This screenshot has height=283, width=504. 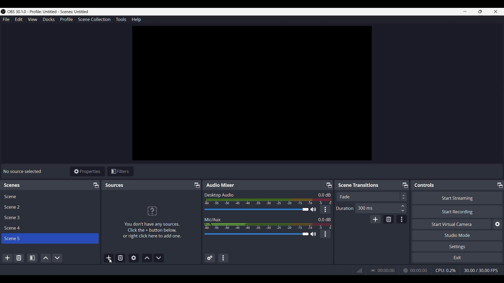 What do you see at coordinates (67, 20) in the screenshot?
I see `Profile` at bounding box center [67, 20].